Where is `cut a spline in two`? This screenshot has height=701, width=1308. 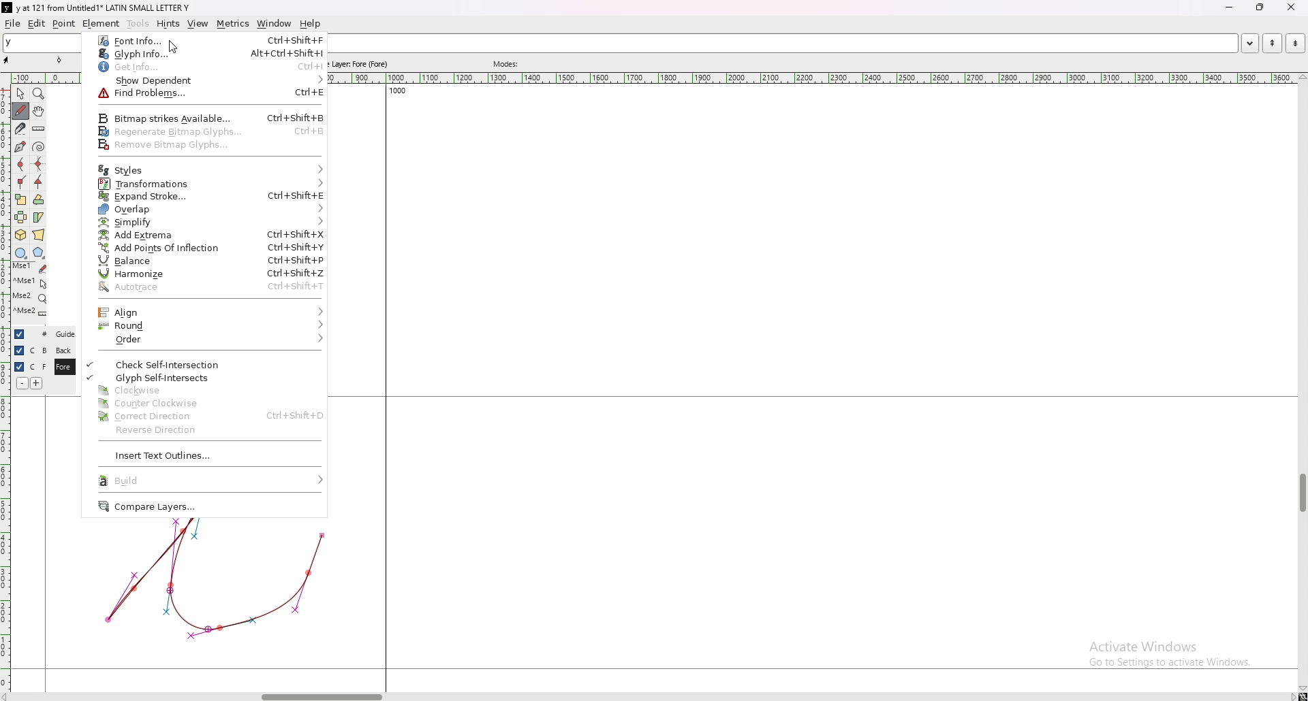
cut a spline in two is located at coordinates (19, 129).